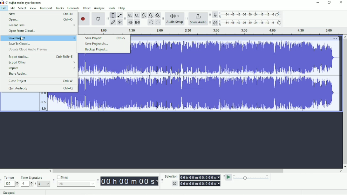 This screenshot has height=195, width=347. What do you see at coordinates (41, 19) in the screenshot?
I see `Open` at bounding box center [41, 19].